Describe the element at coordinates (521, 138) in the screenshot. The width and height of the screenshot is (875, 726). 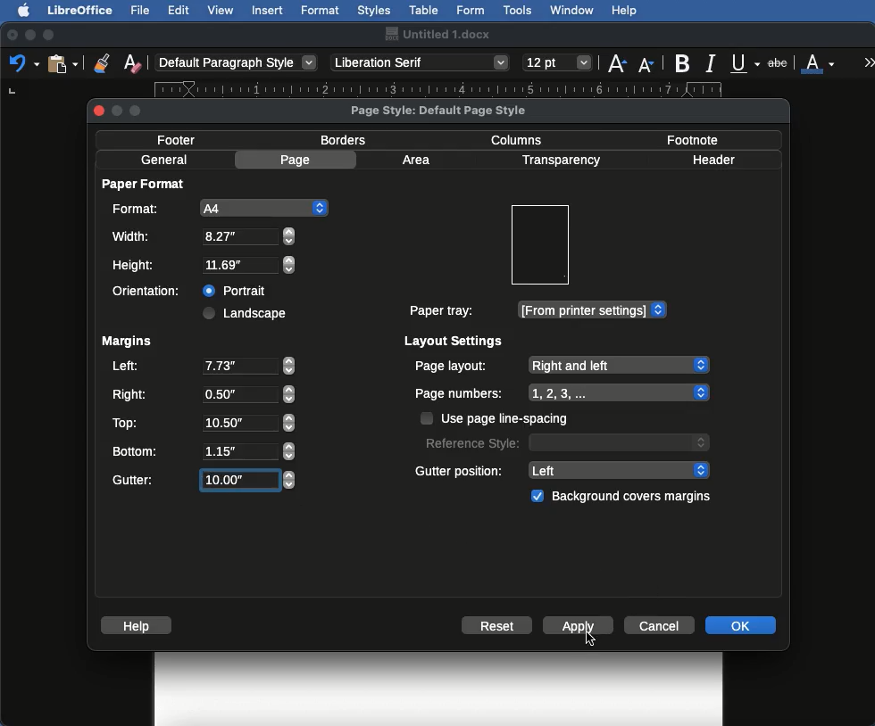
I see `Columns` at that location.